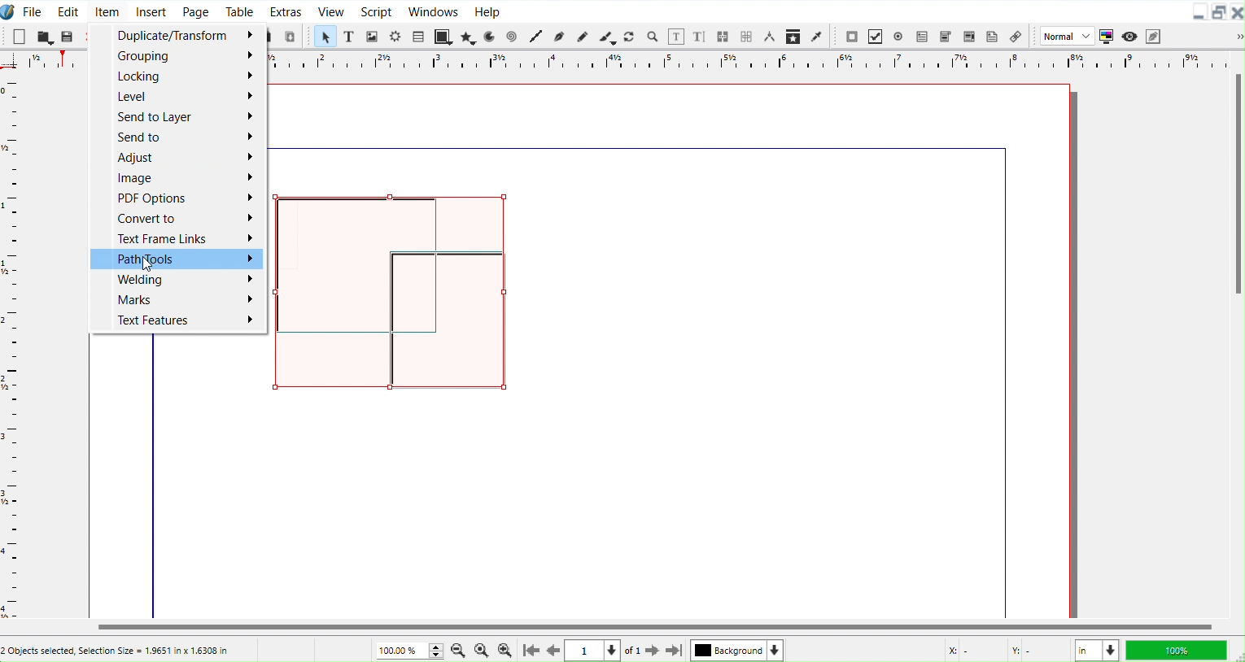 This screenshot has width=1245, height=662. Describe the element at coordinates (922, 36) in the screenshot. I see `PDF Text Field` at that location.